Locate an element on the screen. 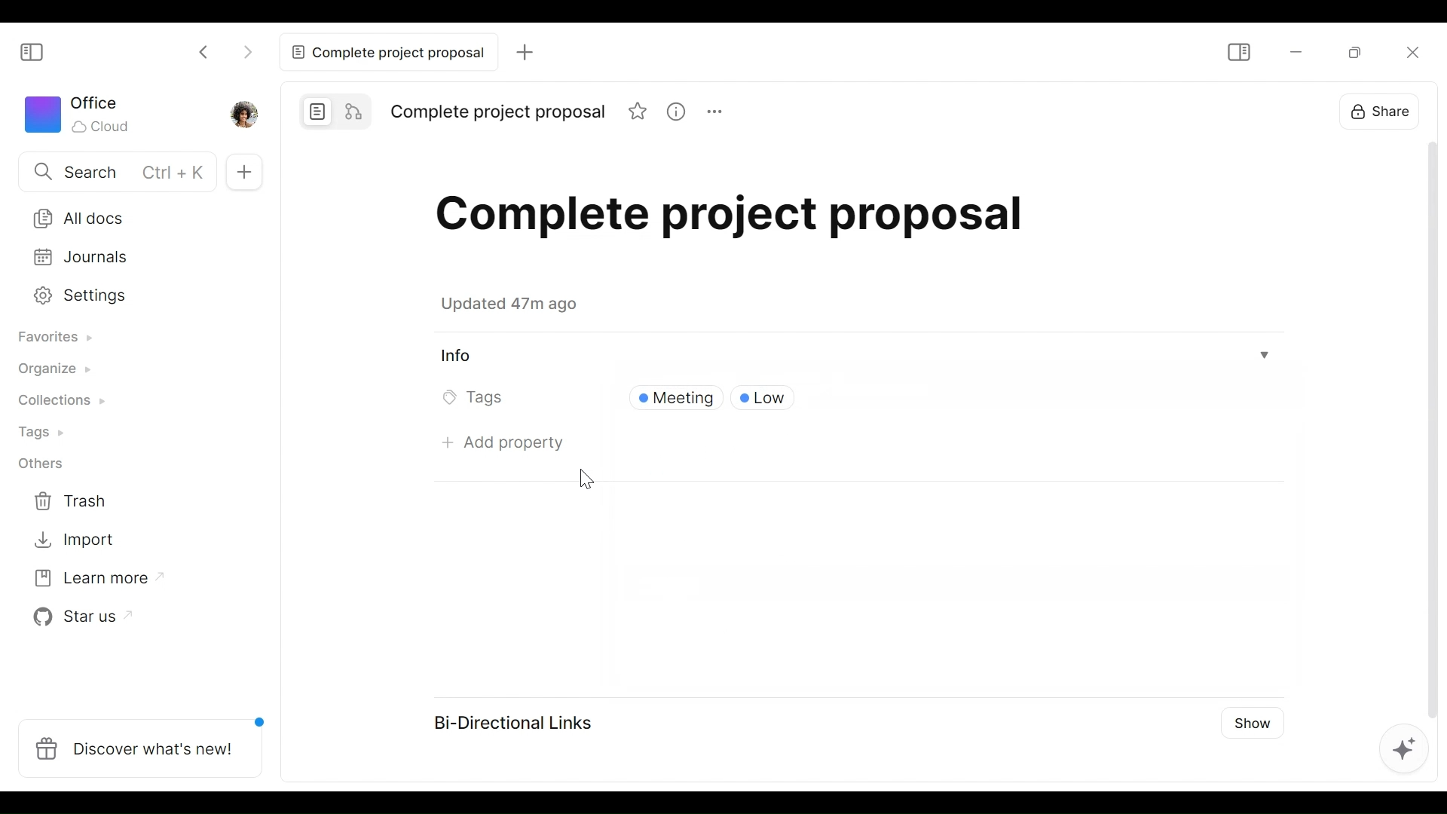 Image resolution: width=1447 pixels, height=814 pixels. Updated 47m ago is located at coordinates (518, 307).